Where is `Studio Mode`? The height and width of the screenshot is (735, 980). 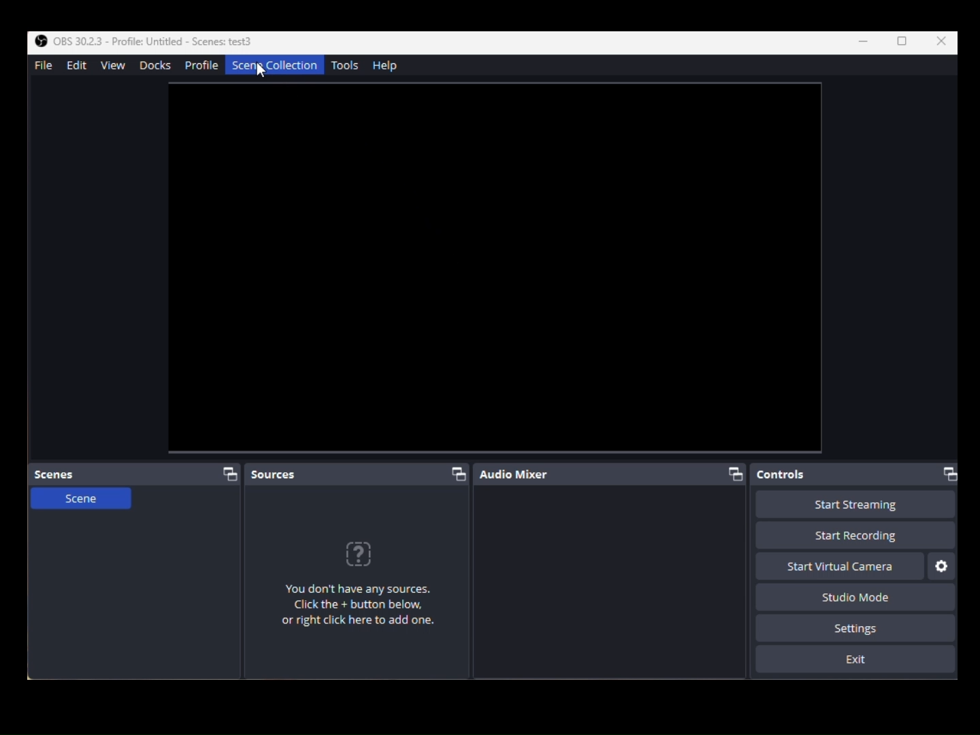
Studio Mode is located at coordinates (851, 596).